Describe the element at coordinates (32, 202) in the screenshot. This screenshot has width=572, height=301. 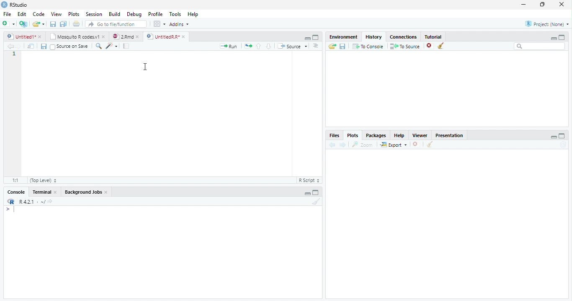
I see `R 4.2.1 . ~ /` at that location.